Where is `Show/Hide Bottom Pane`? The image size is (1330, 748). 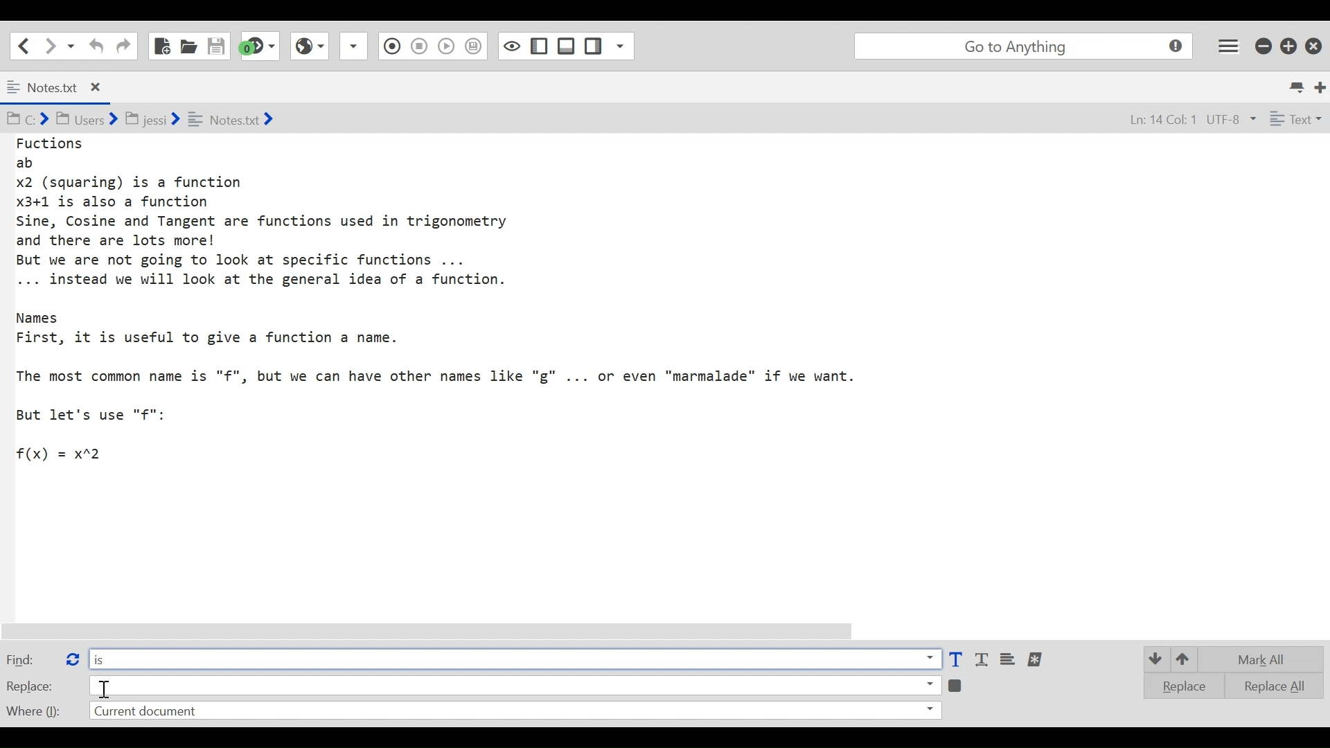
Show/Hide Bottom Pane is located at coordinates (540, 46).